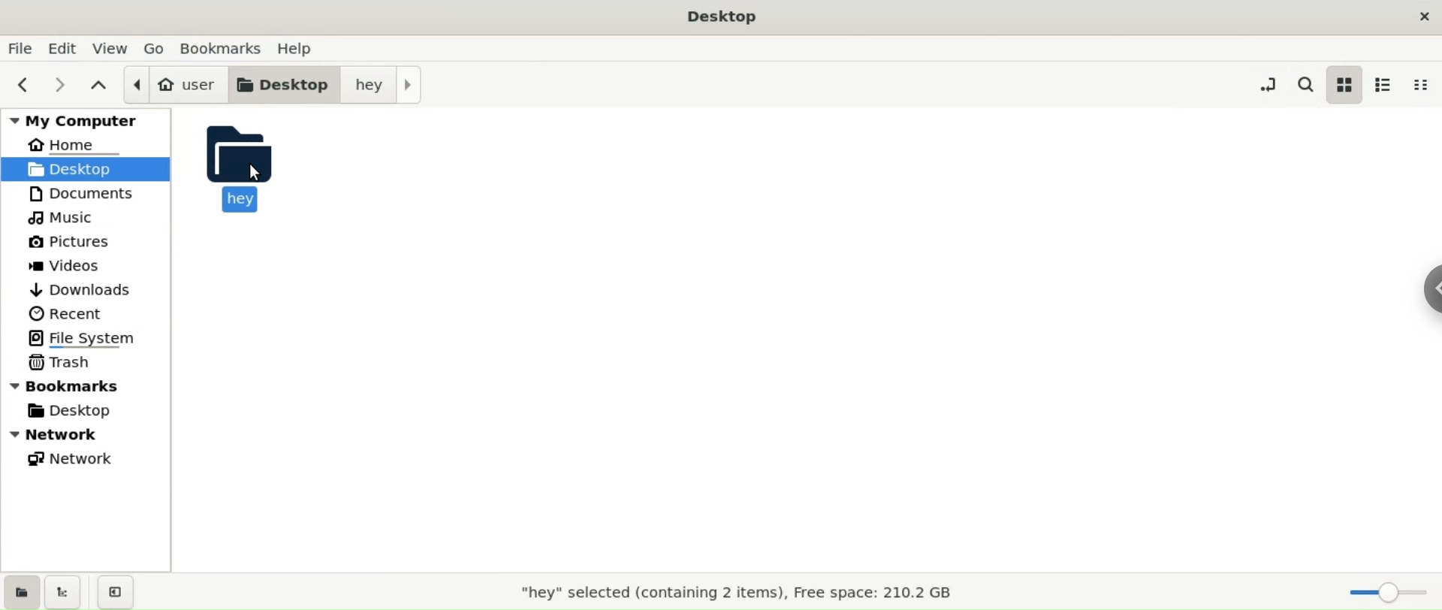 The width and height of the screenshot is (1442, 610). Describe the element at coordinates (86, 192) in the screenshot. I see `documents` at that location.